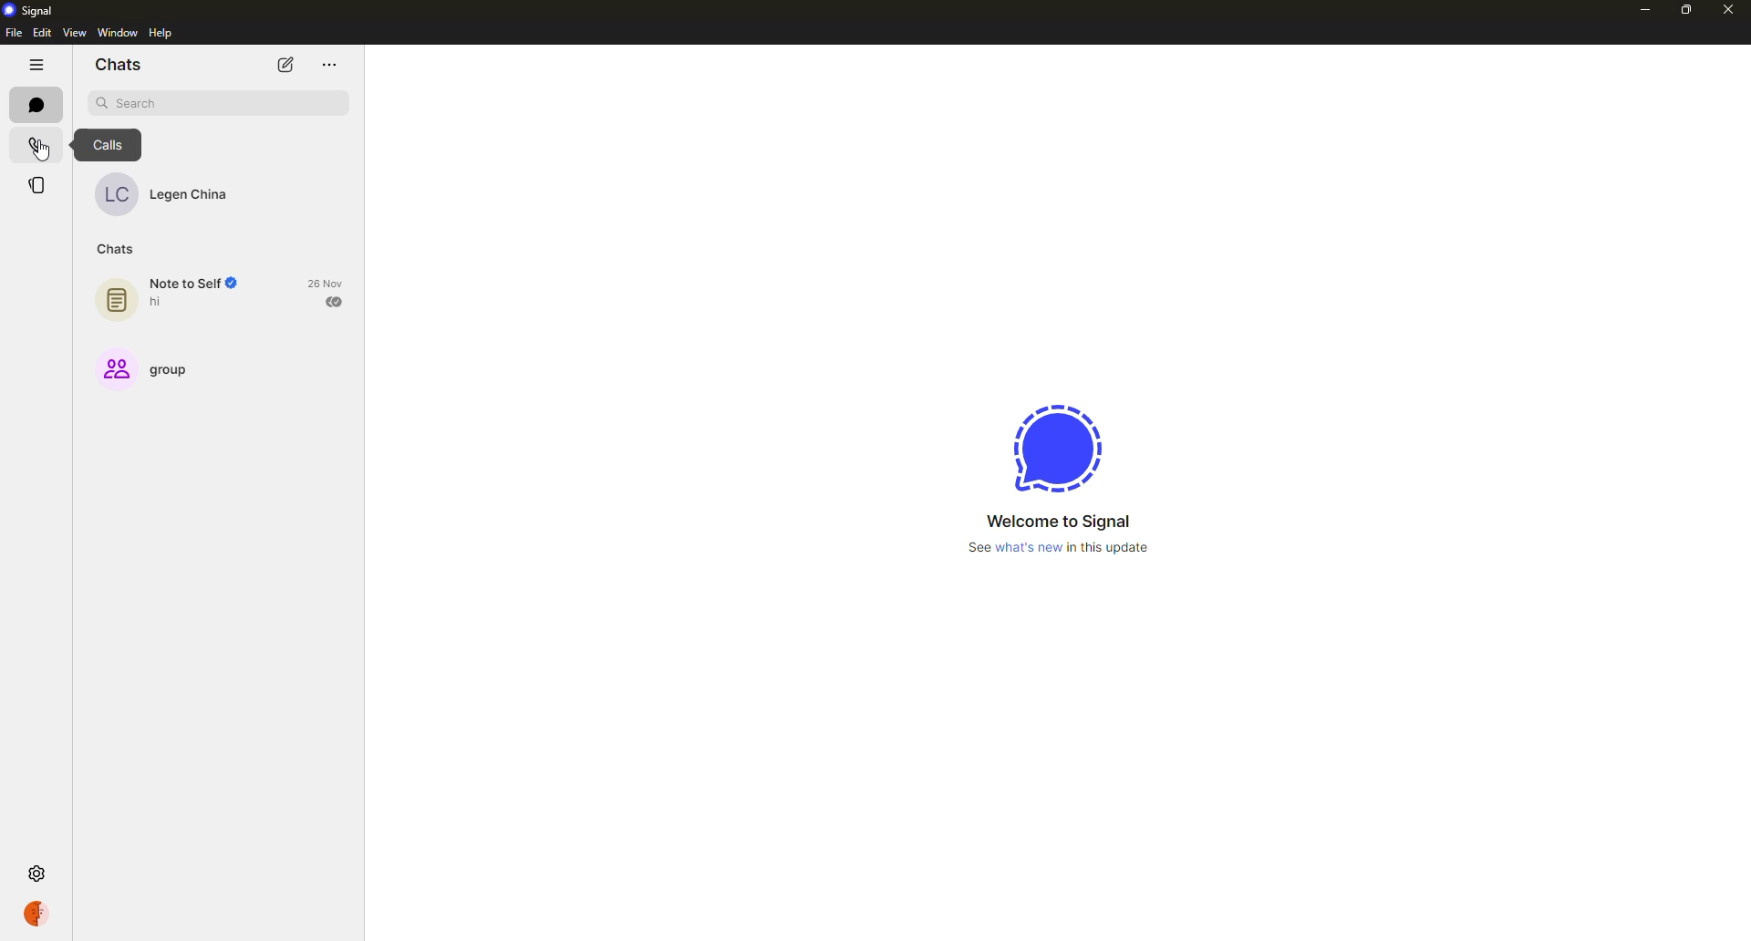 The image size is (1751, 941). Describe the element at coordinates (35, 914) in the screenshot. I see `profile` at that location.